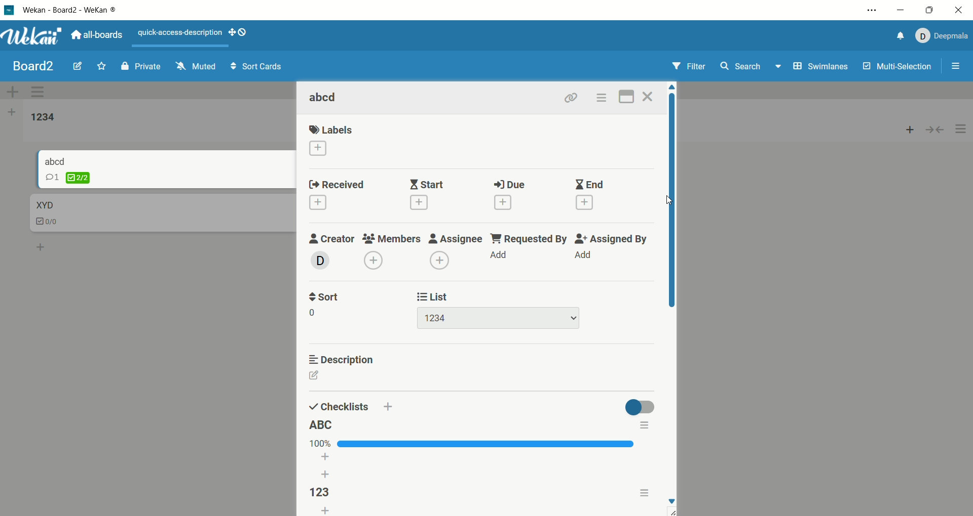 The image size is (973, 516). What do you see at coordinates (141, 66) in the screenshot?
I see `private` at bounding box center [141, 66].